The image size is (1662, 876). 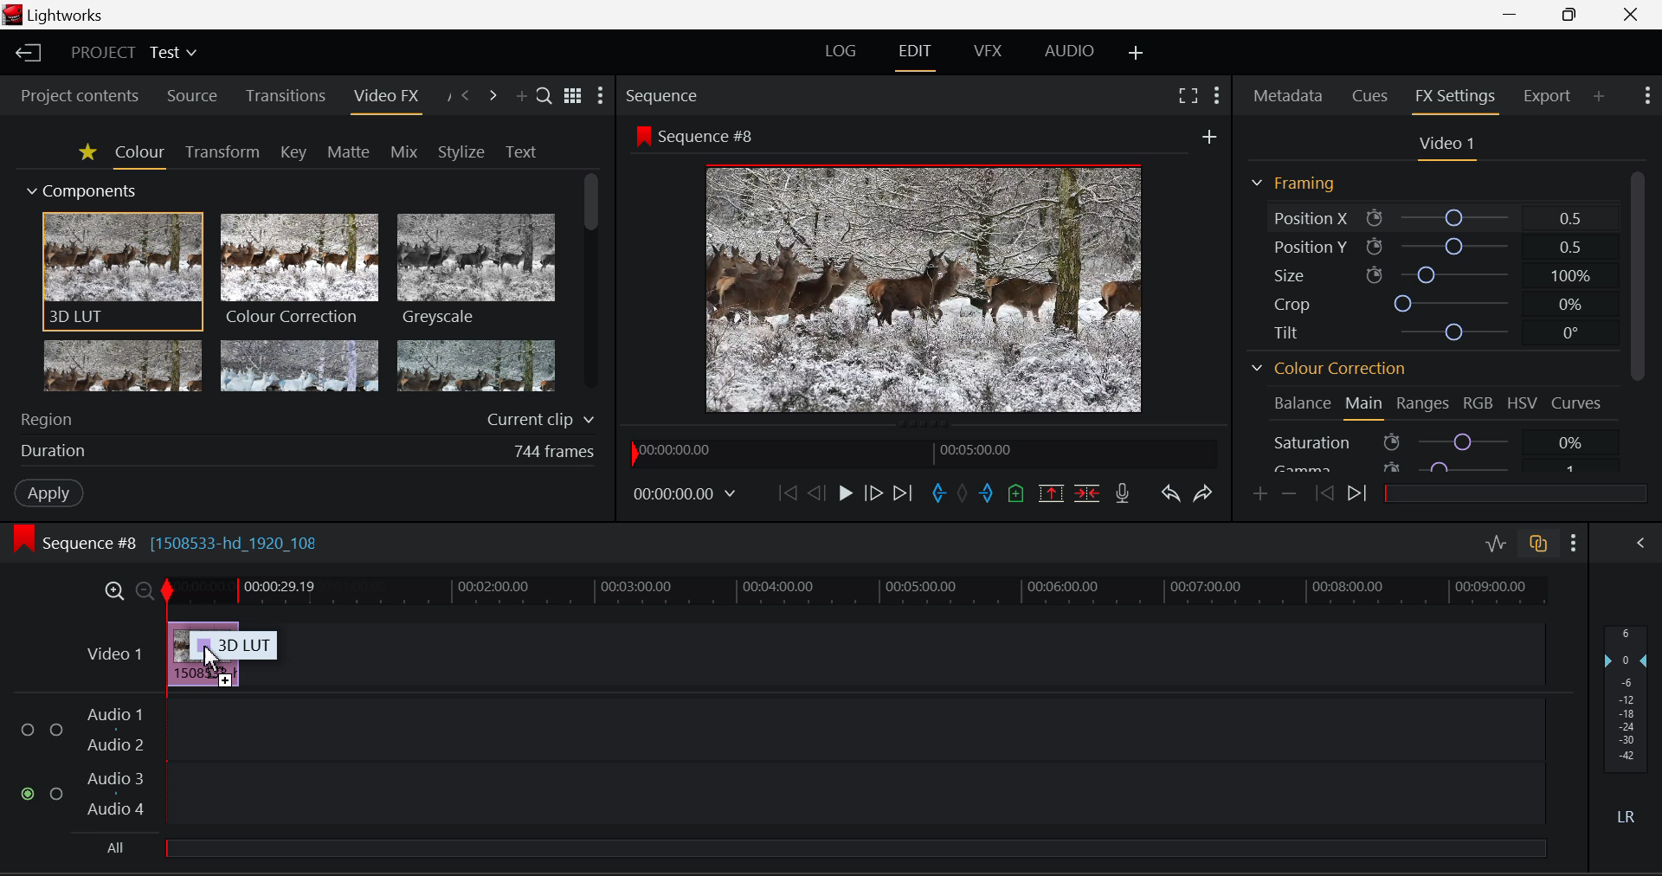 I want to click on Video Layer, so click(x=113, y=654).